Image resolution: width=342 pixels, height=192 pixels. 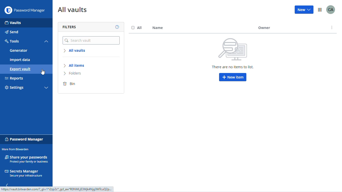 What do you see at coordinates (13, 23) in the screenshot?
I see `vaults` at bounding box center [13, 23].